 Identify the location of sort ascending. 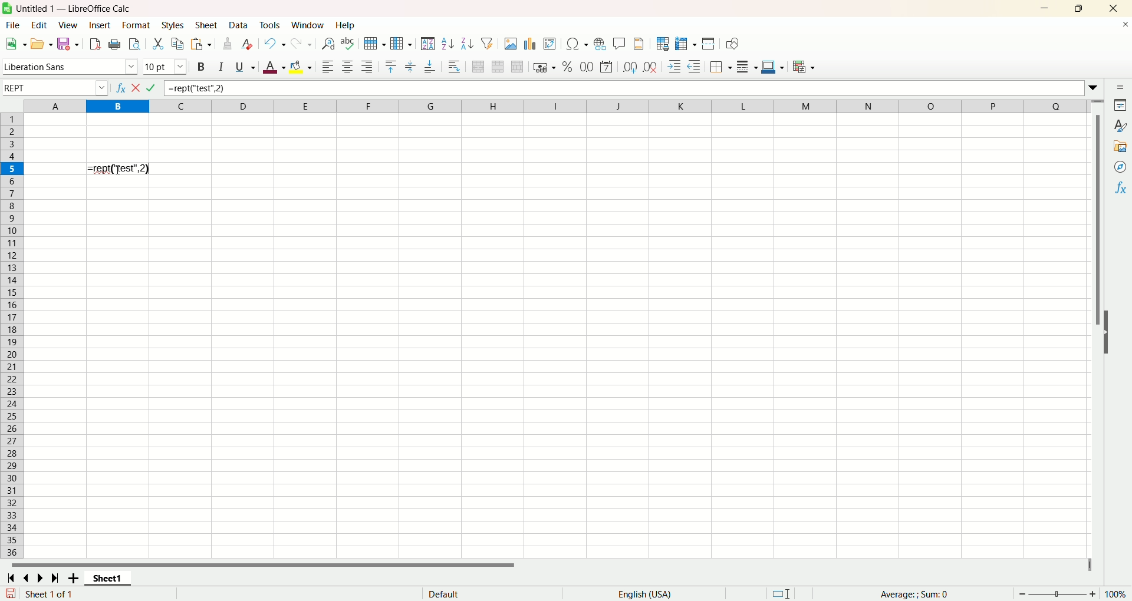
(447, 43).